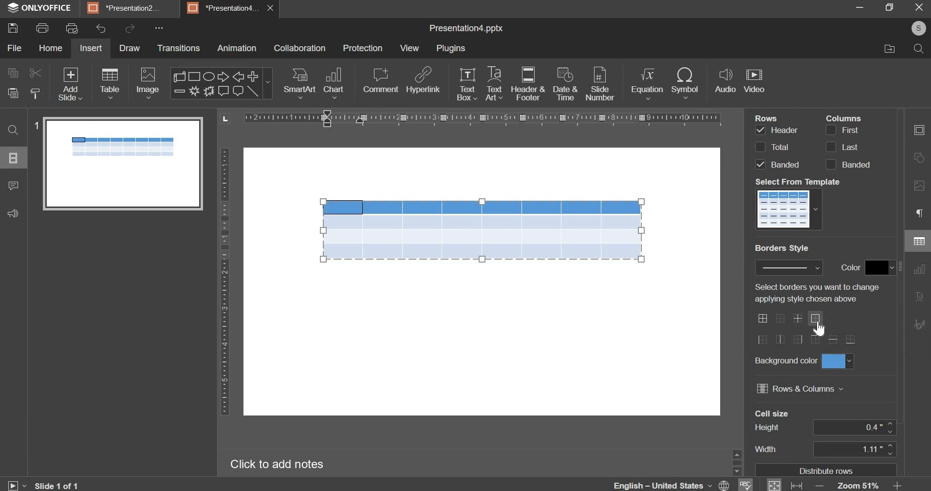 This screenshot has height=491, width=931. I want to click on Transitions, so click(179, 48).